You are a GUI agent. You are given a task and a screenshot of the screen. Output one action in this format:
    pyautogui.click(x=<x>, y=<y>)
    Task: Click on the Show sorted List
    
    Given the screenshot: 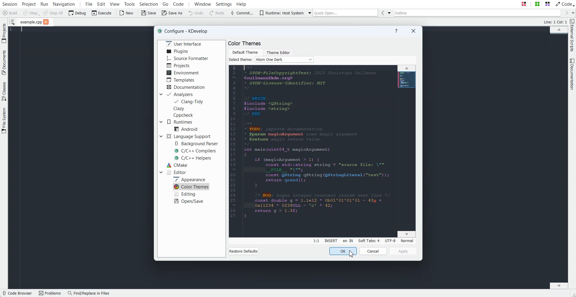 What is the action you would take?
    pyautogui.click(x=12, y=22)
    